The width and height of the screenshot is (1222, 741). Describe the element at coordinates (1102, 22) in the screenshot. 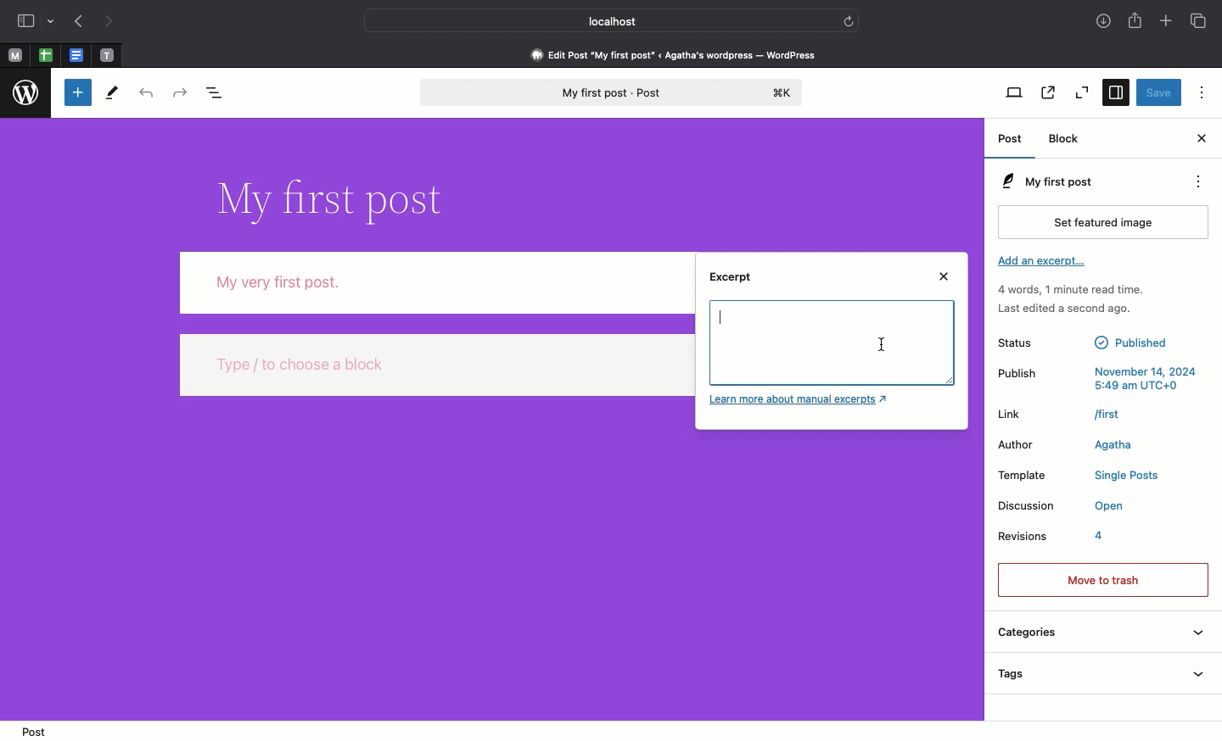

I see `Downloads` at that location.